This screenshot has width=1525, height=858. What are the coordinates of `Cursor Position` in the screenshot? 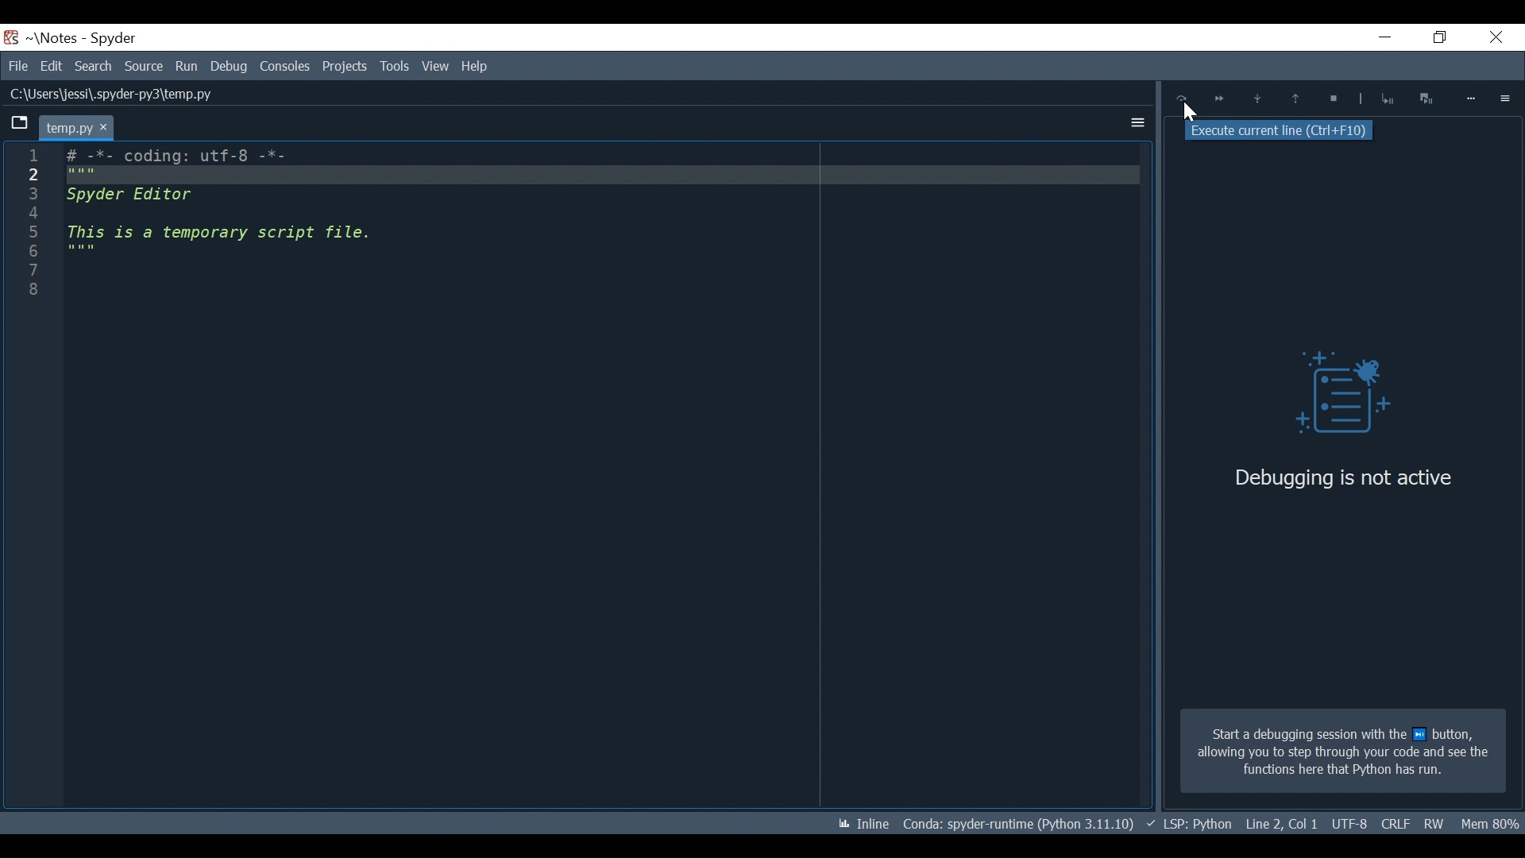 It's located at (1349, 825).